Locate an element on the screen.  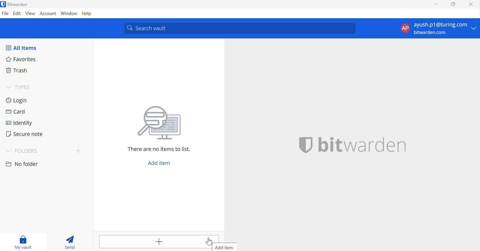
Secure note is located at coordinates (25, 134).